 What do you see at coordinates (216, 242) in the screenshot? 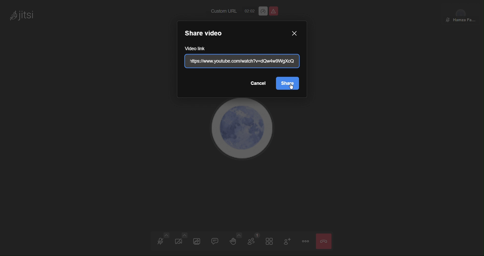
I see `Chat` at bounding box center [216, 242].